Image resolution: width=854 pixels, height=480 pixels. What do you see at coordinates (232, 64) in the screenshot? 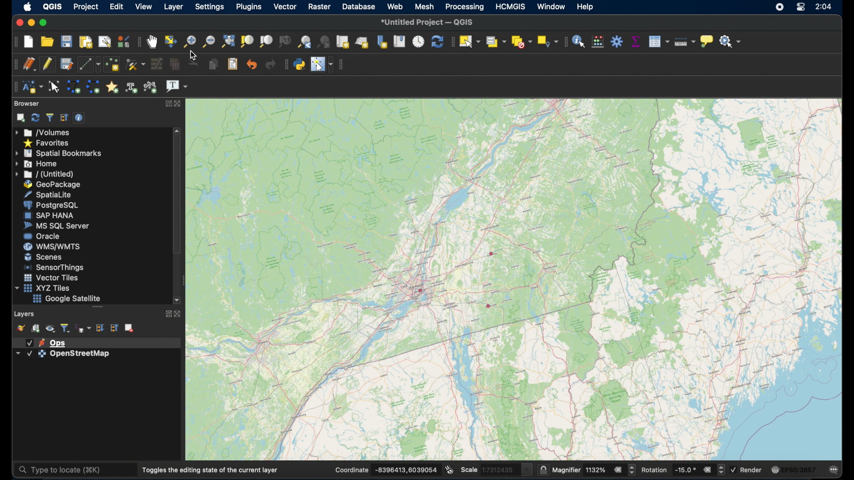
I see `paste features ` at bounding box center [232, 64].